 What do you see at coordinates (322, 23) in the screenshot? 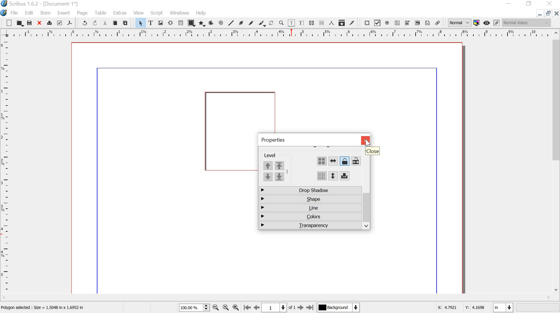
I see `unlink text frames` at bounding box center [322, 23].